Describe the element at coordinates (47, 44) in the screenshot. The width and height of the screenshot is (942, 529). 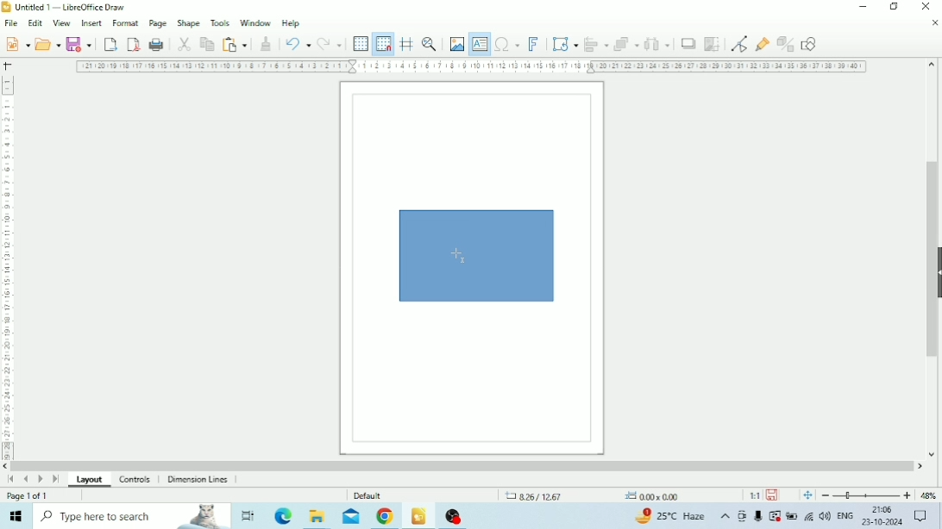
I see `Open` at that location.